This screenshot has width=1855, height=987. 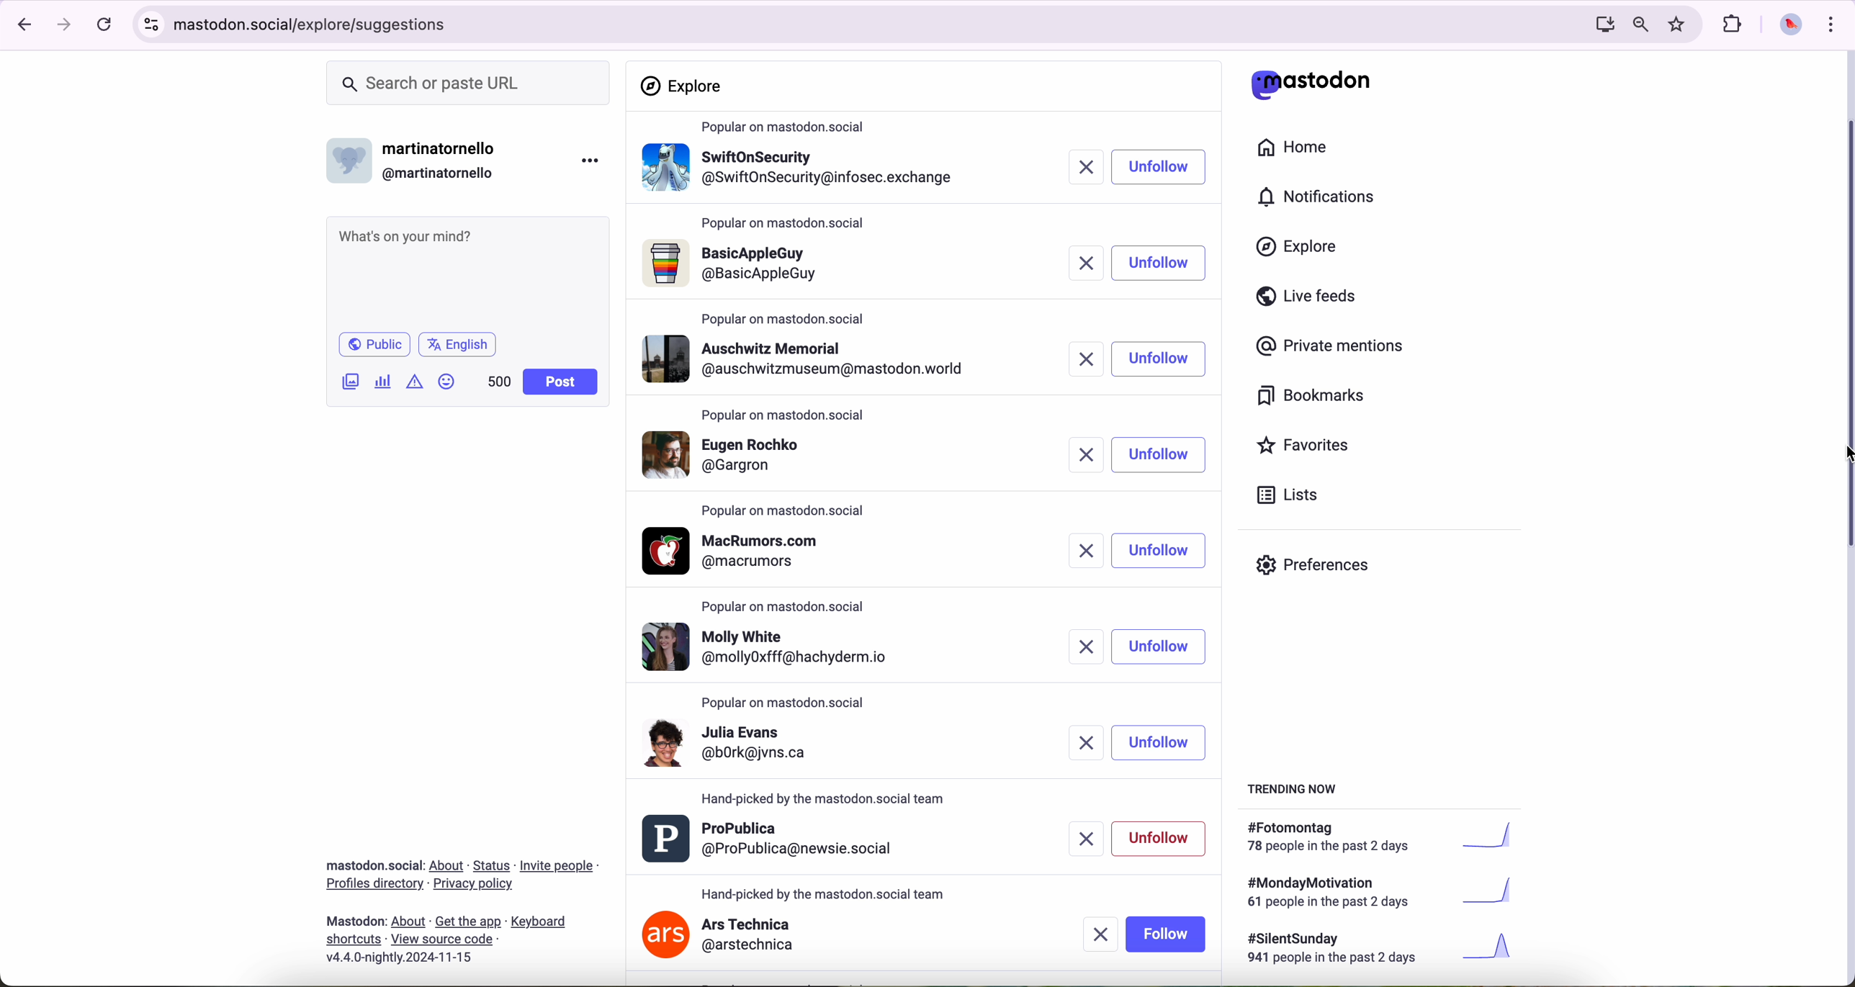 I want to click on unfollow, so click(x=1159, y=550).